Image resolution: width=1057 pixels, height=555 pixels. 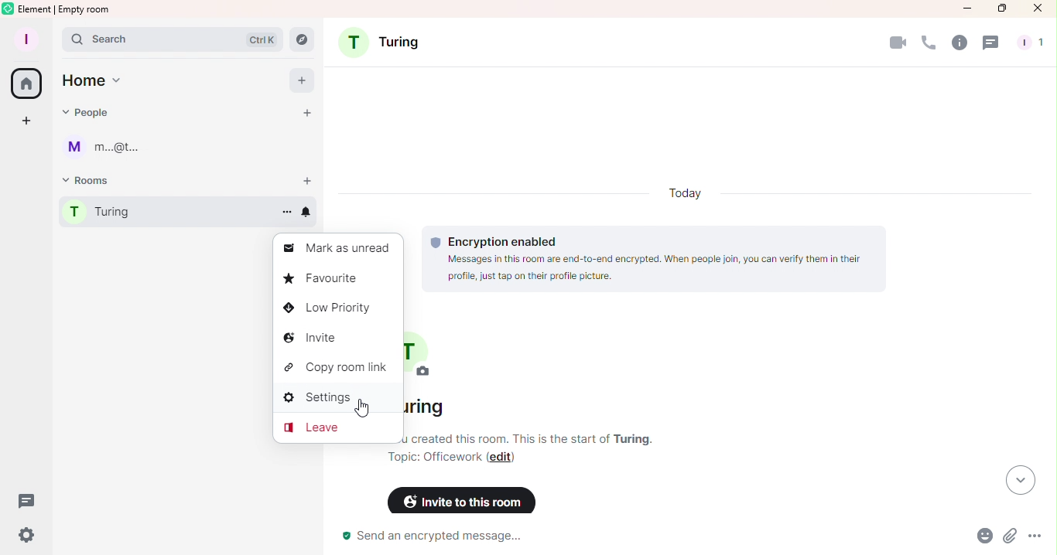 What do you see at coordinates (1035, 9) in the screenshot?
I see `Close` at bounding box center [1035, 9].